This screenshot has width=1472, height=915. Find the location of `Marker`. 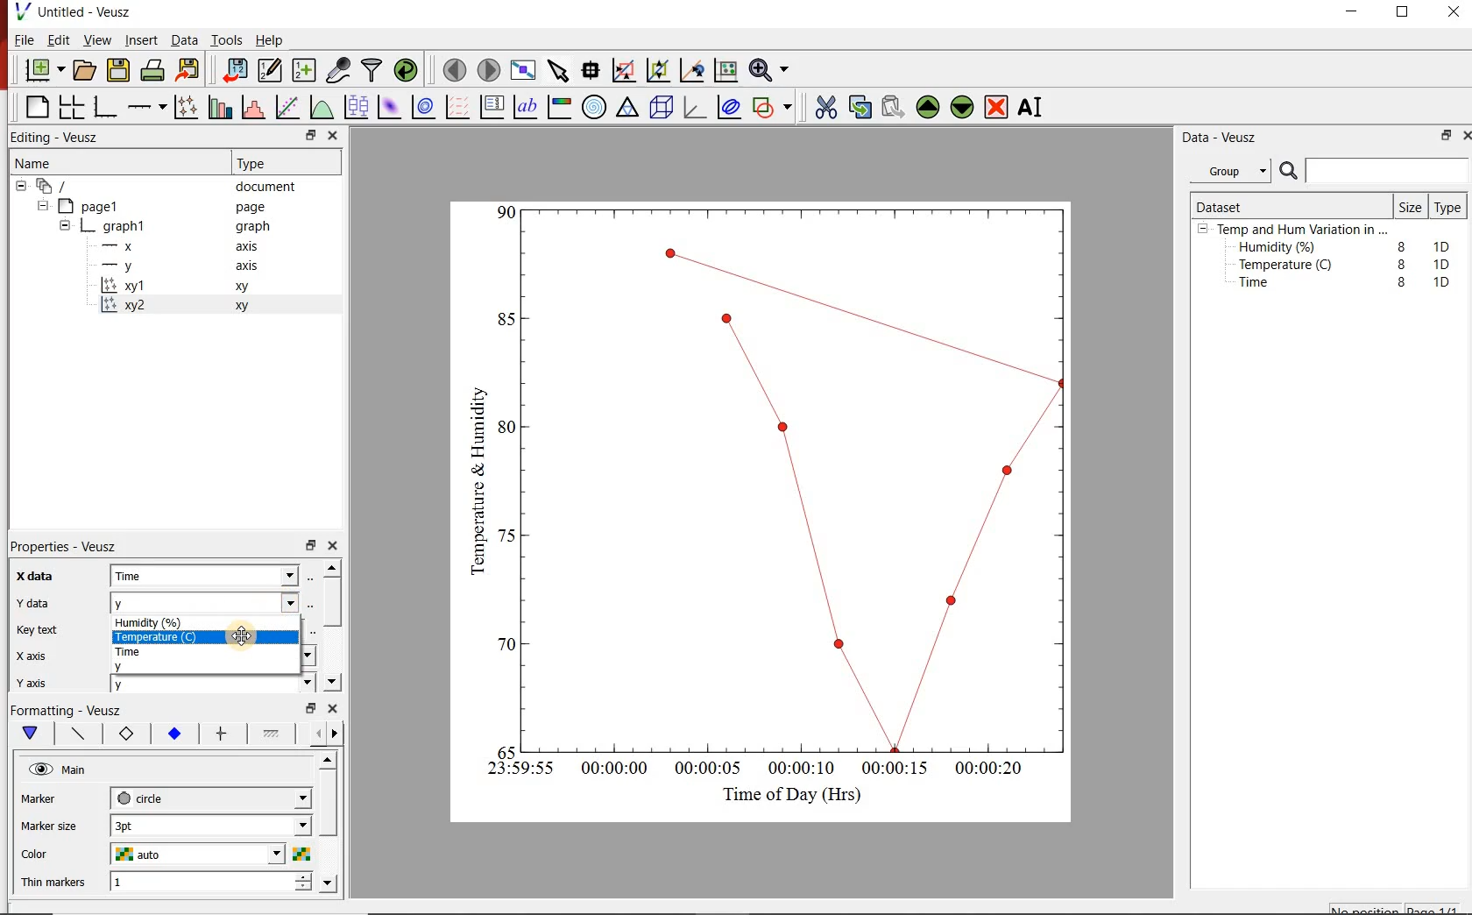

Marker is located at coordinates (52, 800).